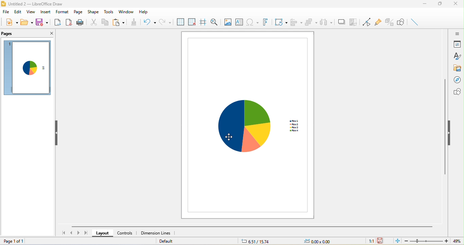 The height and width of the screenshot is (245, 464). Describe the element at coordinates (257, 242) in the screenshot. I see `cursor position-6.51/15.74` at that location.